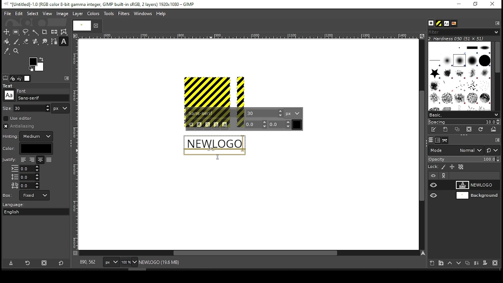 The image size is (503, 283). What do you see at coordinates (431, 24) in the screenshot?
I see `brushes` at bounding box center [431, 24].